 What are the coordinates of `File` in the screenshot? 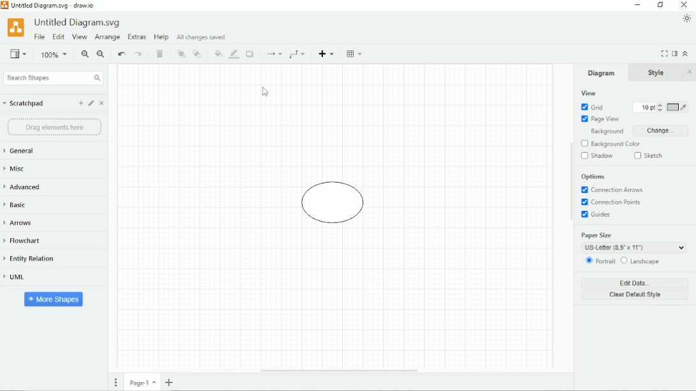 It's located at (40, 36).